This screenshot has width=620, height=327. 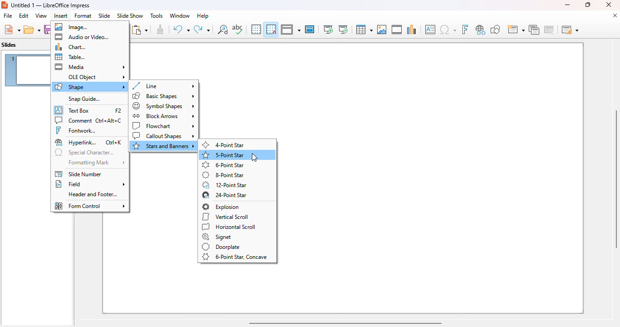 What do you see at coordinates (71, 27) in the screenshot?
I see `image` at bounding box center [71, 27].